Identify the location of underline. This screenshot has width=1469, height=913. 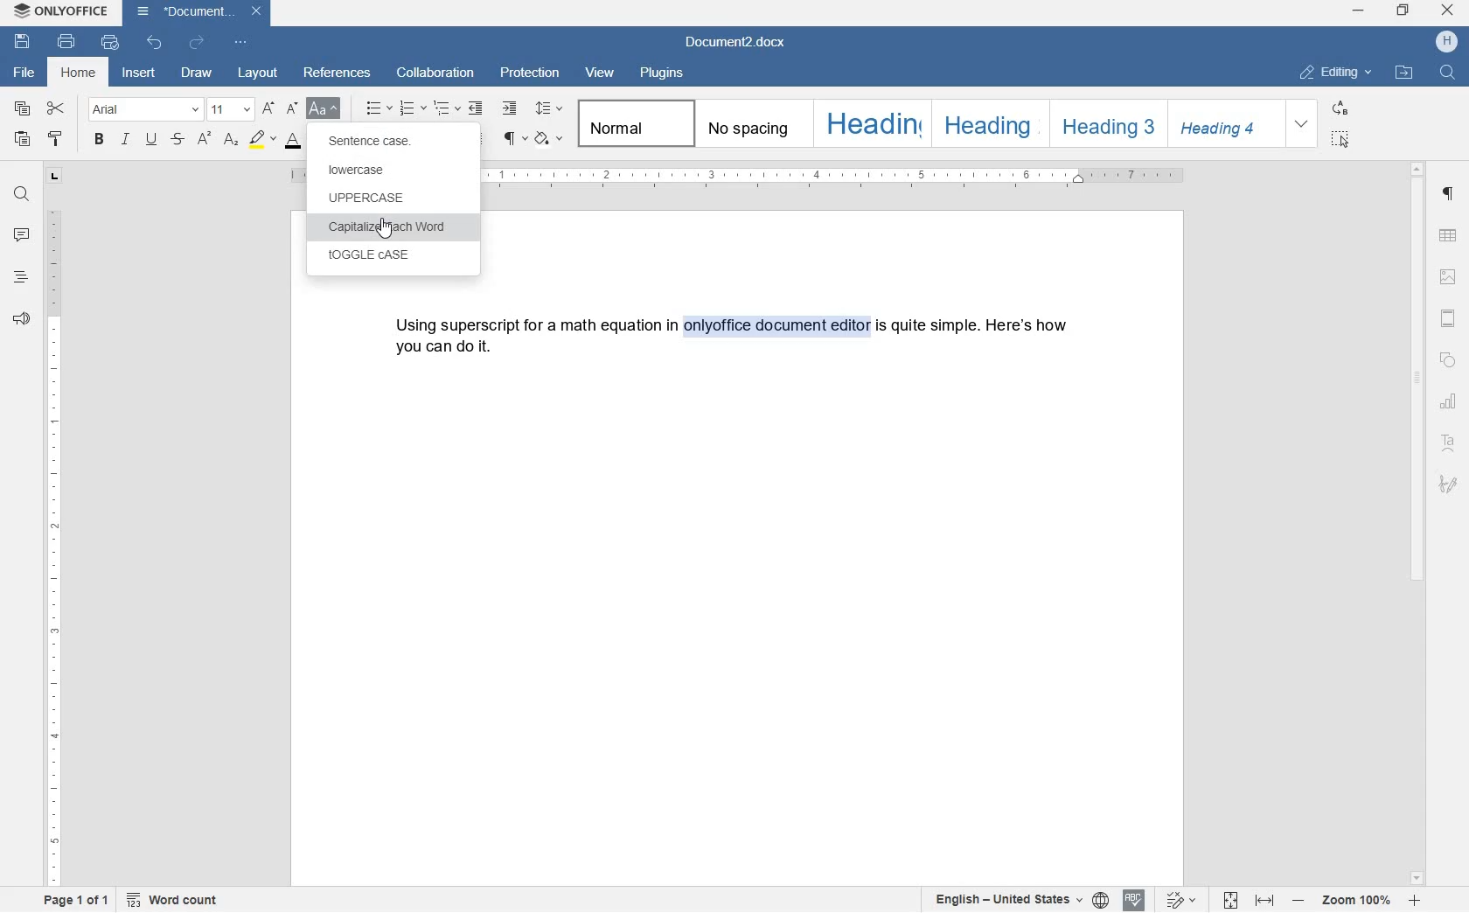
(150, 141).